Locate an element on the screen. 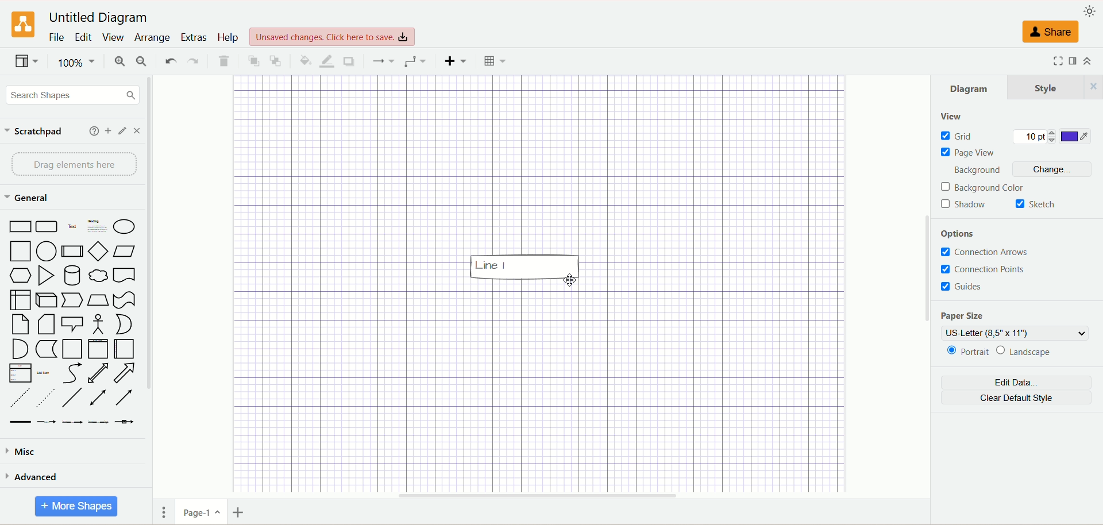 The height and width of the screenshot is (525, 1103). Link is located at coordinates (20, 423).